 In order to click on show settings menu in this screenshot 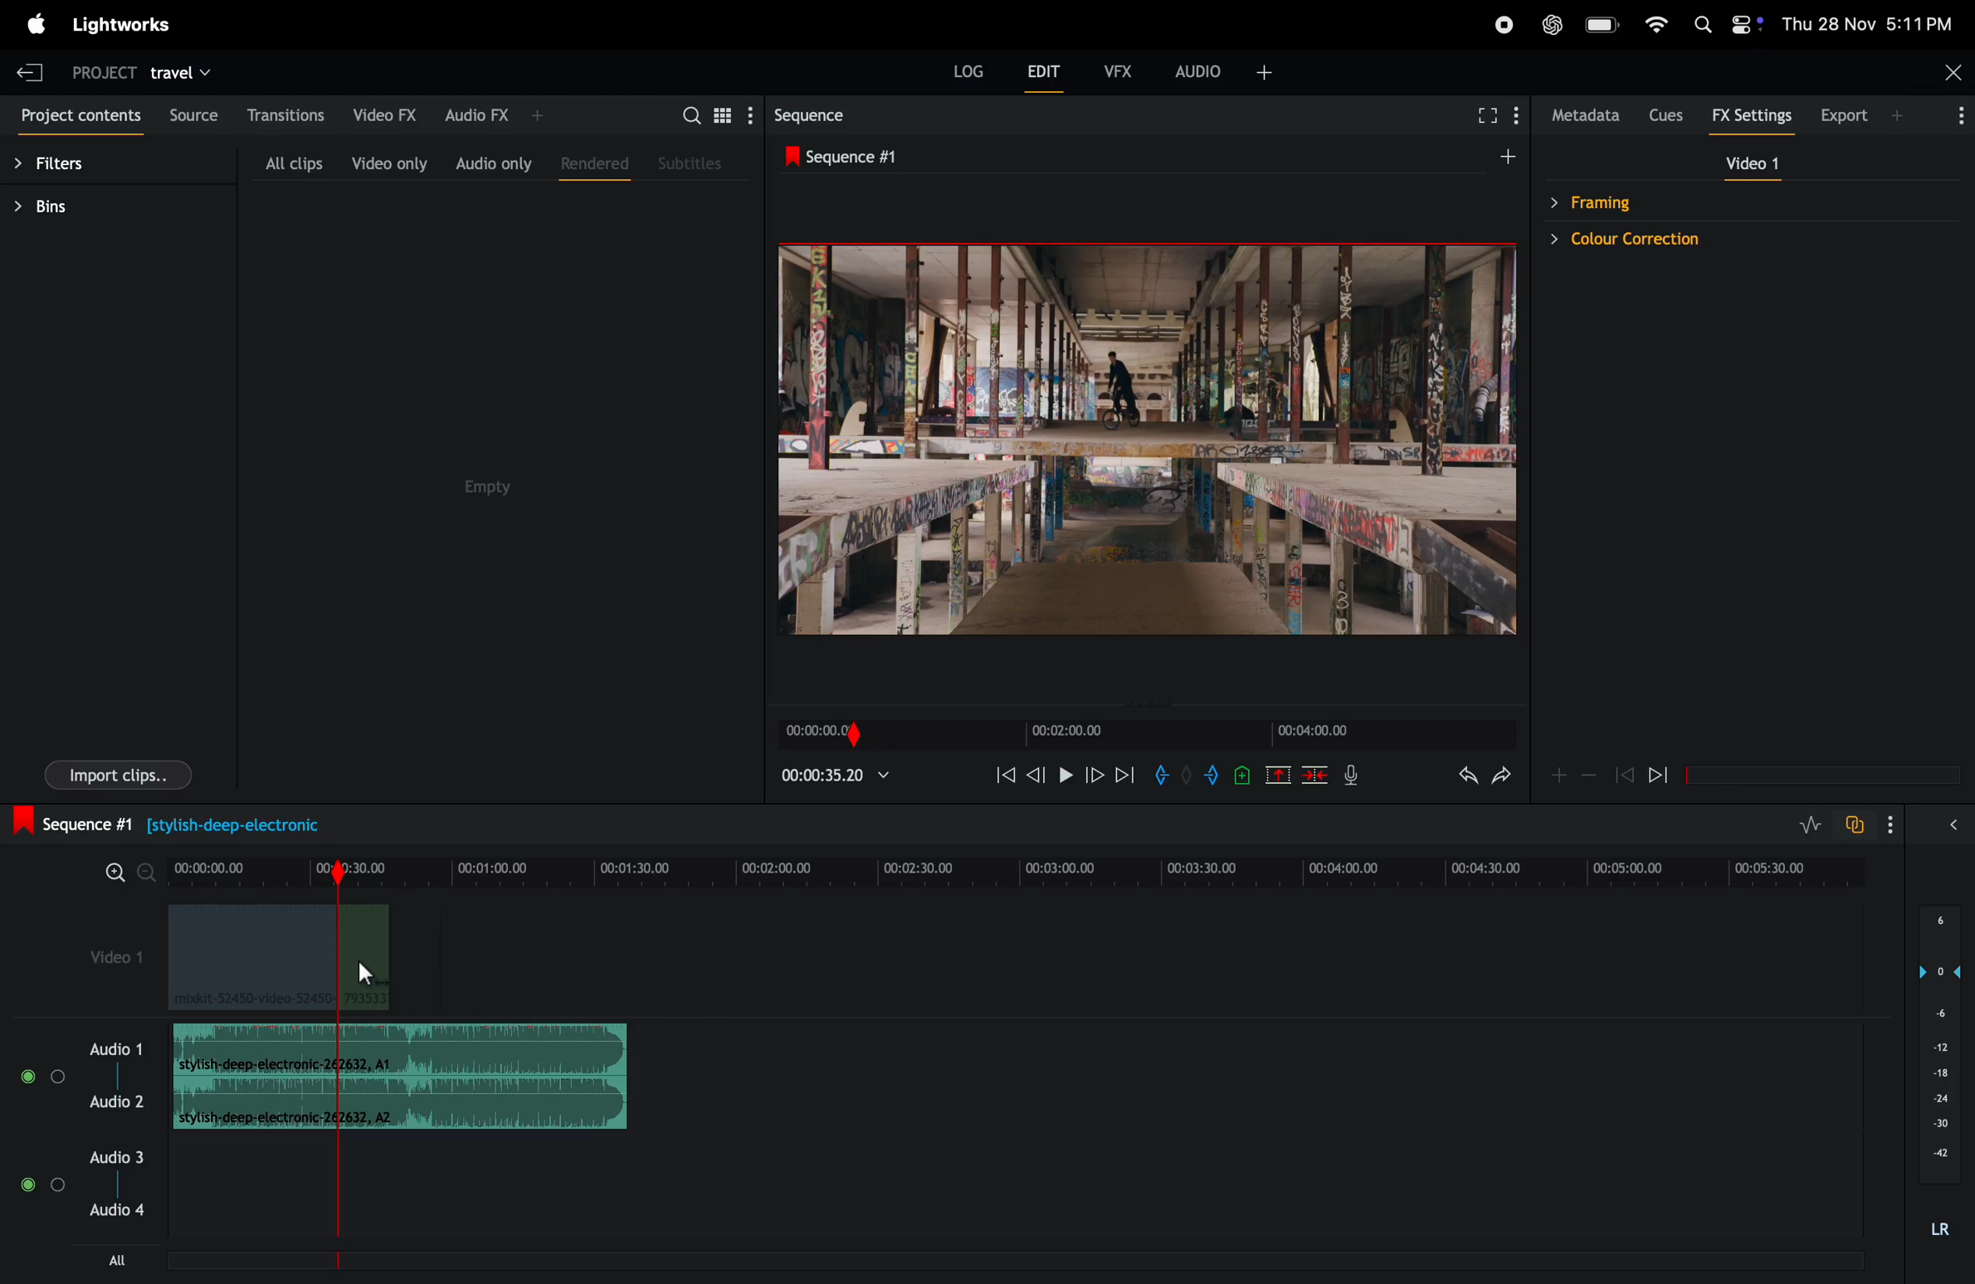, I will do `click(749, 116)`.